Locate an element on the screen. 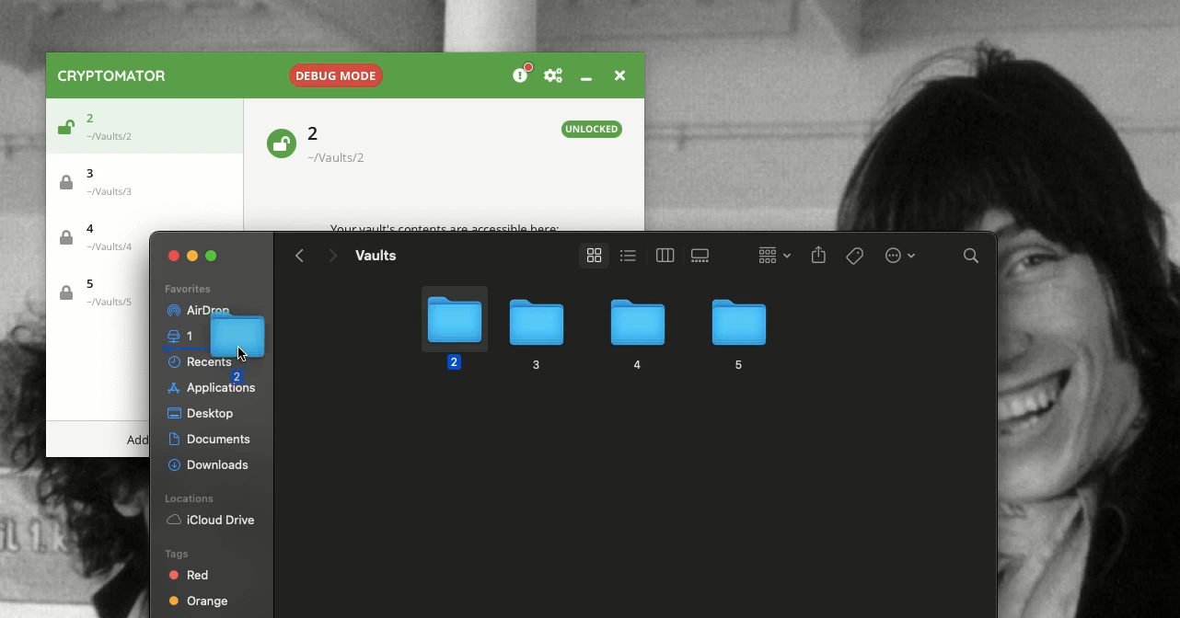 Image resolution: width=1180 pixels, height=618 pixels. Vault 2 is located at coordinates (347, 144).